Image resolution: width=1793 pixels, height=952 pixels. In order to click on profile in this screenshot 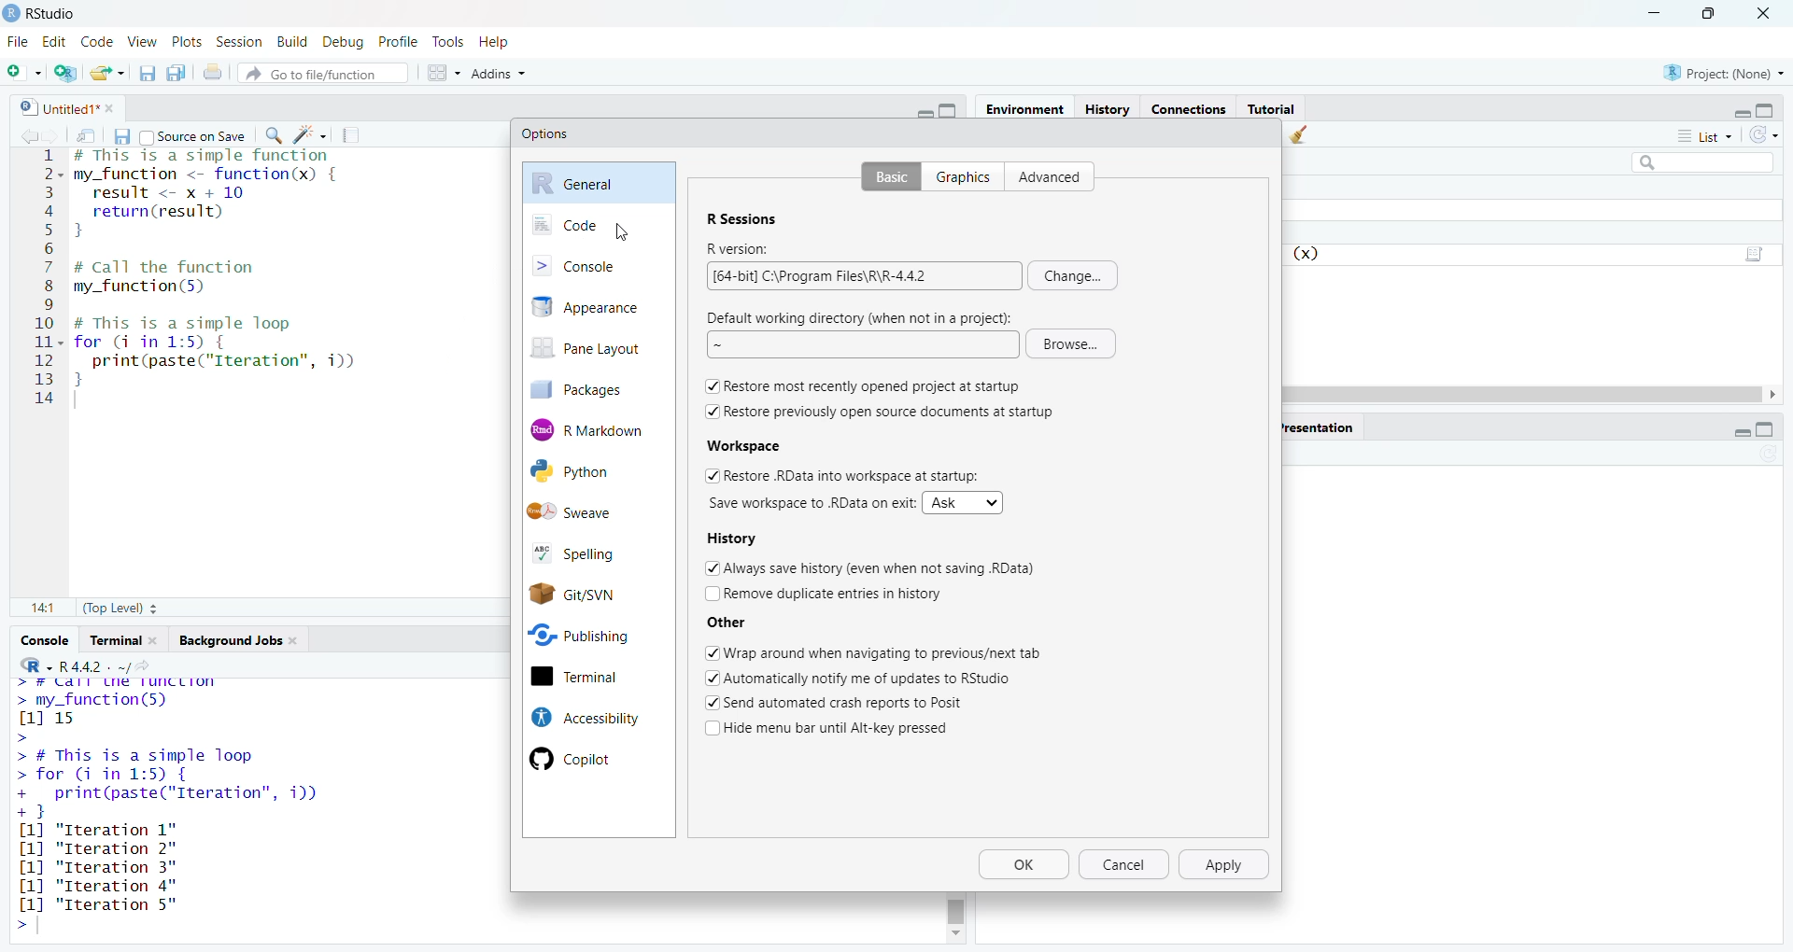, I will do `click(402, 40)`.